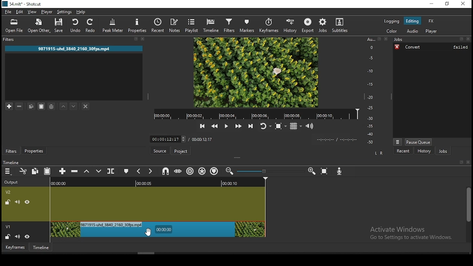 The width and height of the screenshot is (473, 266). Describe the element at coordinates (8, 202) in the screenshot. I see `(un)locked` at that location.